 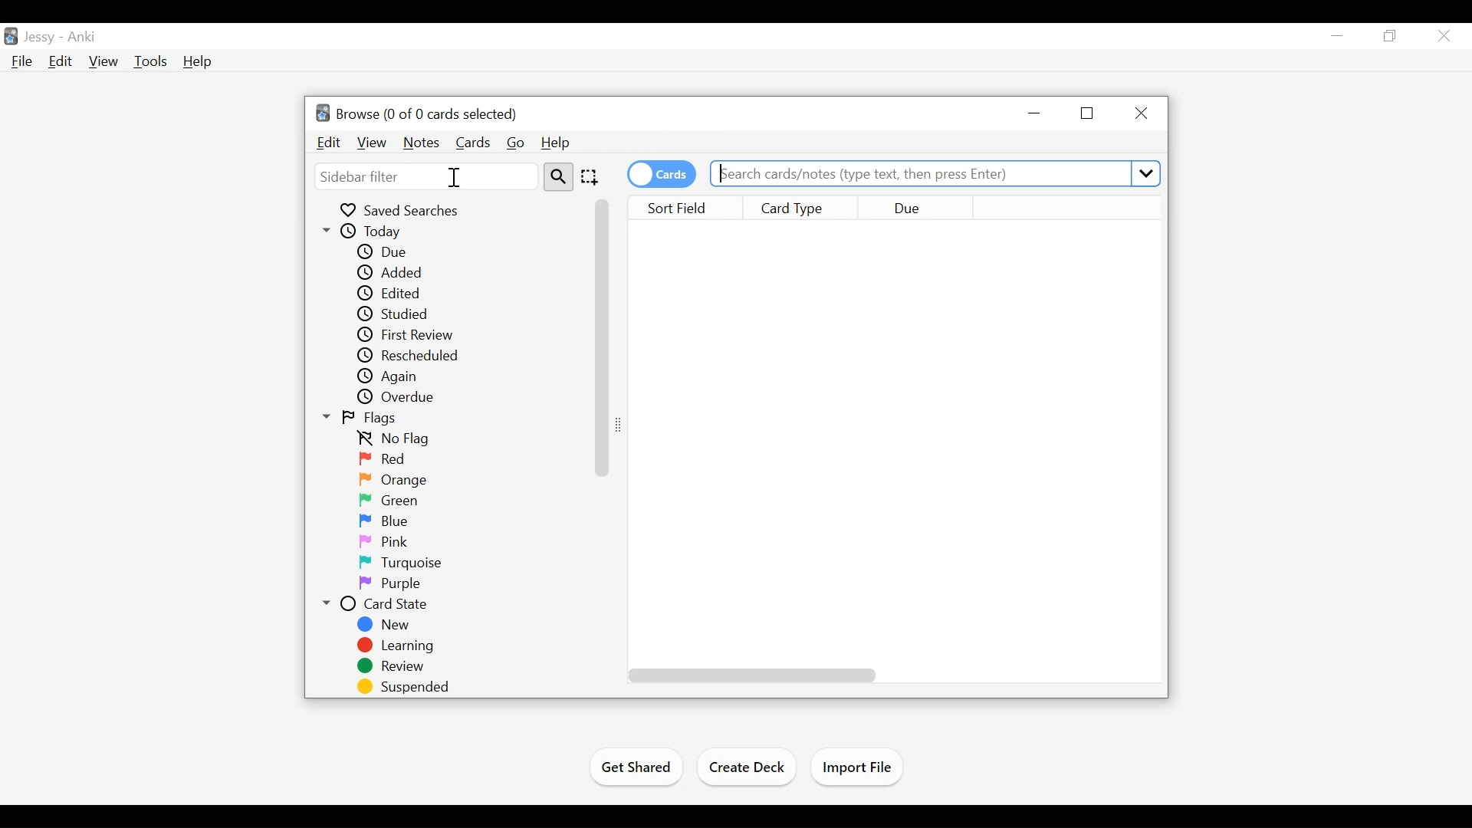 What do you see at coordinates (396, 646) in the screenshot?
I see `Learning` at bounding box center [396, 646].